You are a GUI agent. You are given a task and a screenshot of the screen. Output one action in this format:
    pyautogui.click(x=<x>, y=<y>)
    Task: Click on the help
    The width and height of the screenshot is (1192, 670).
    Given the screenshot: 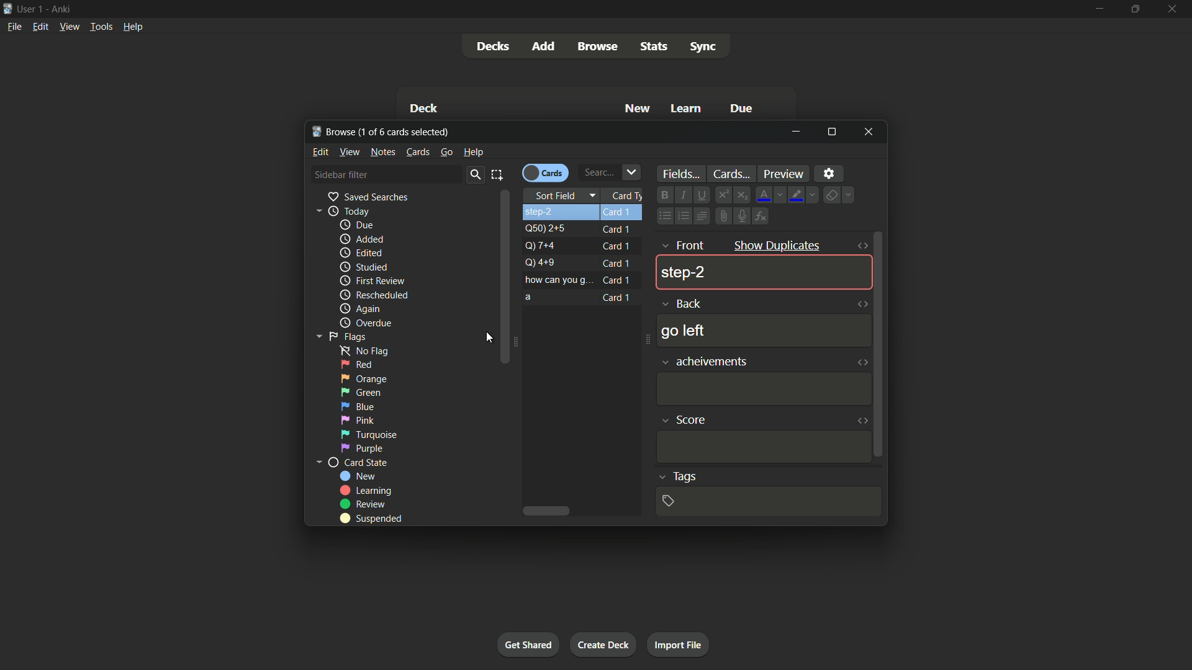 What is the action you would take?
    pyautogui.click(x=473, y=151)
    